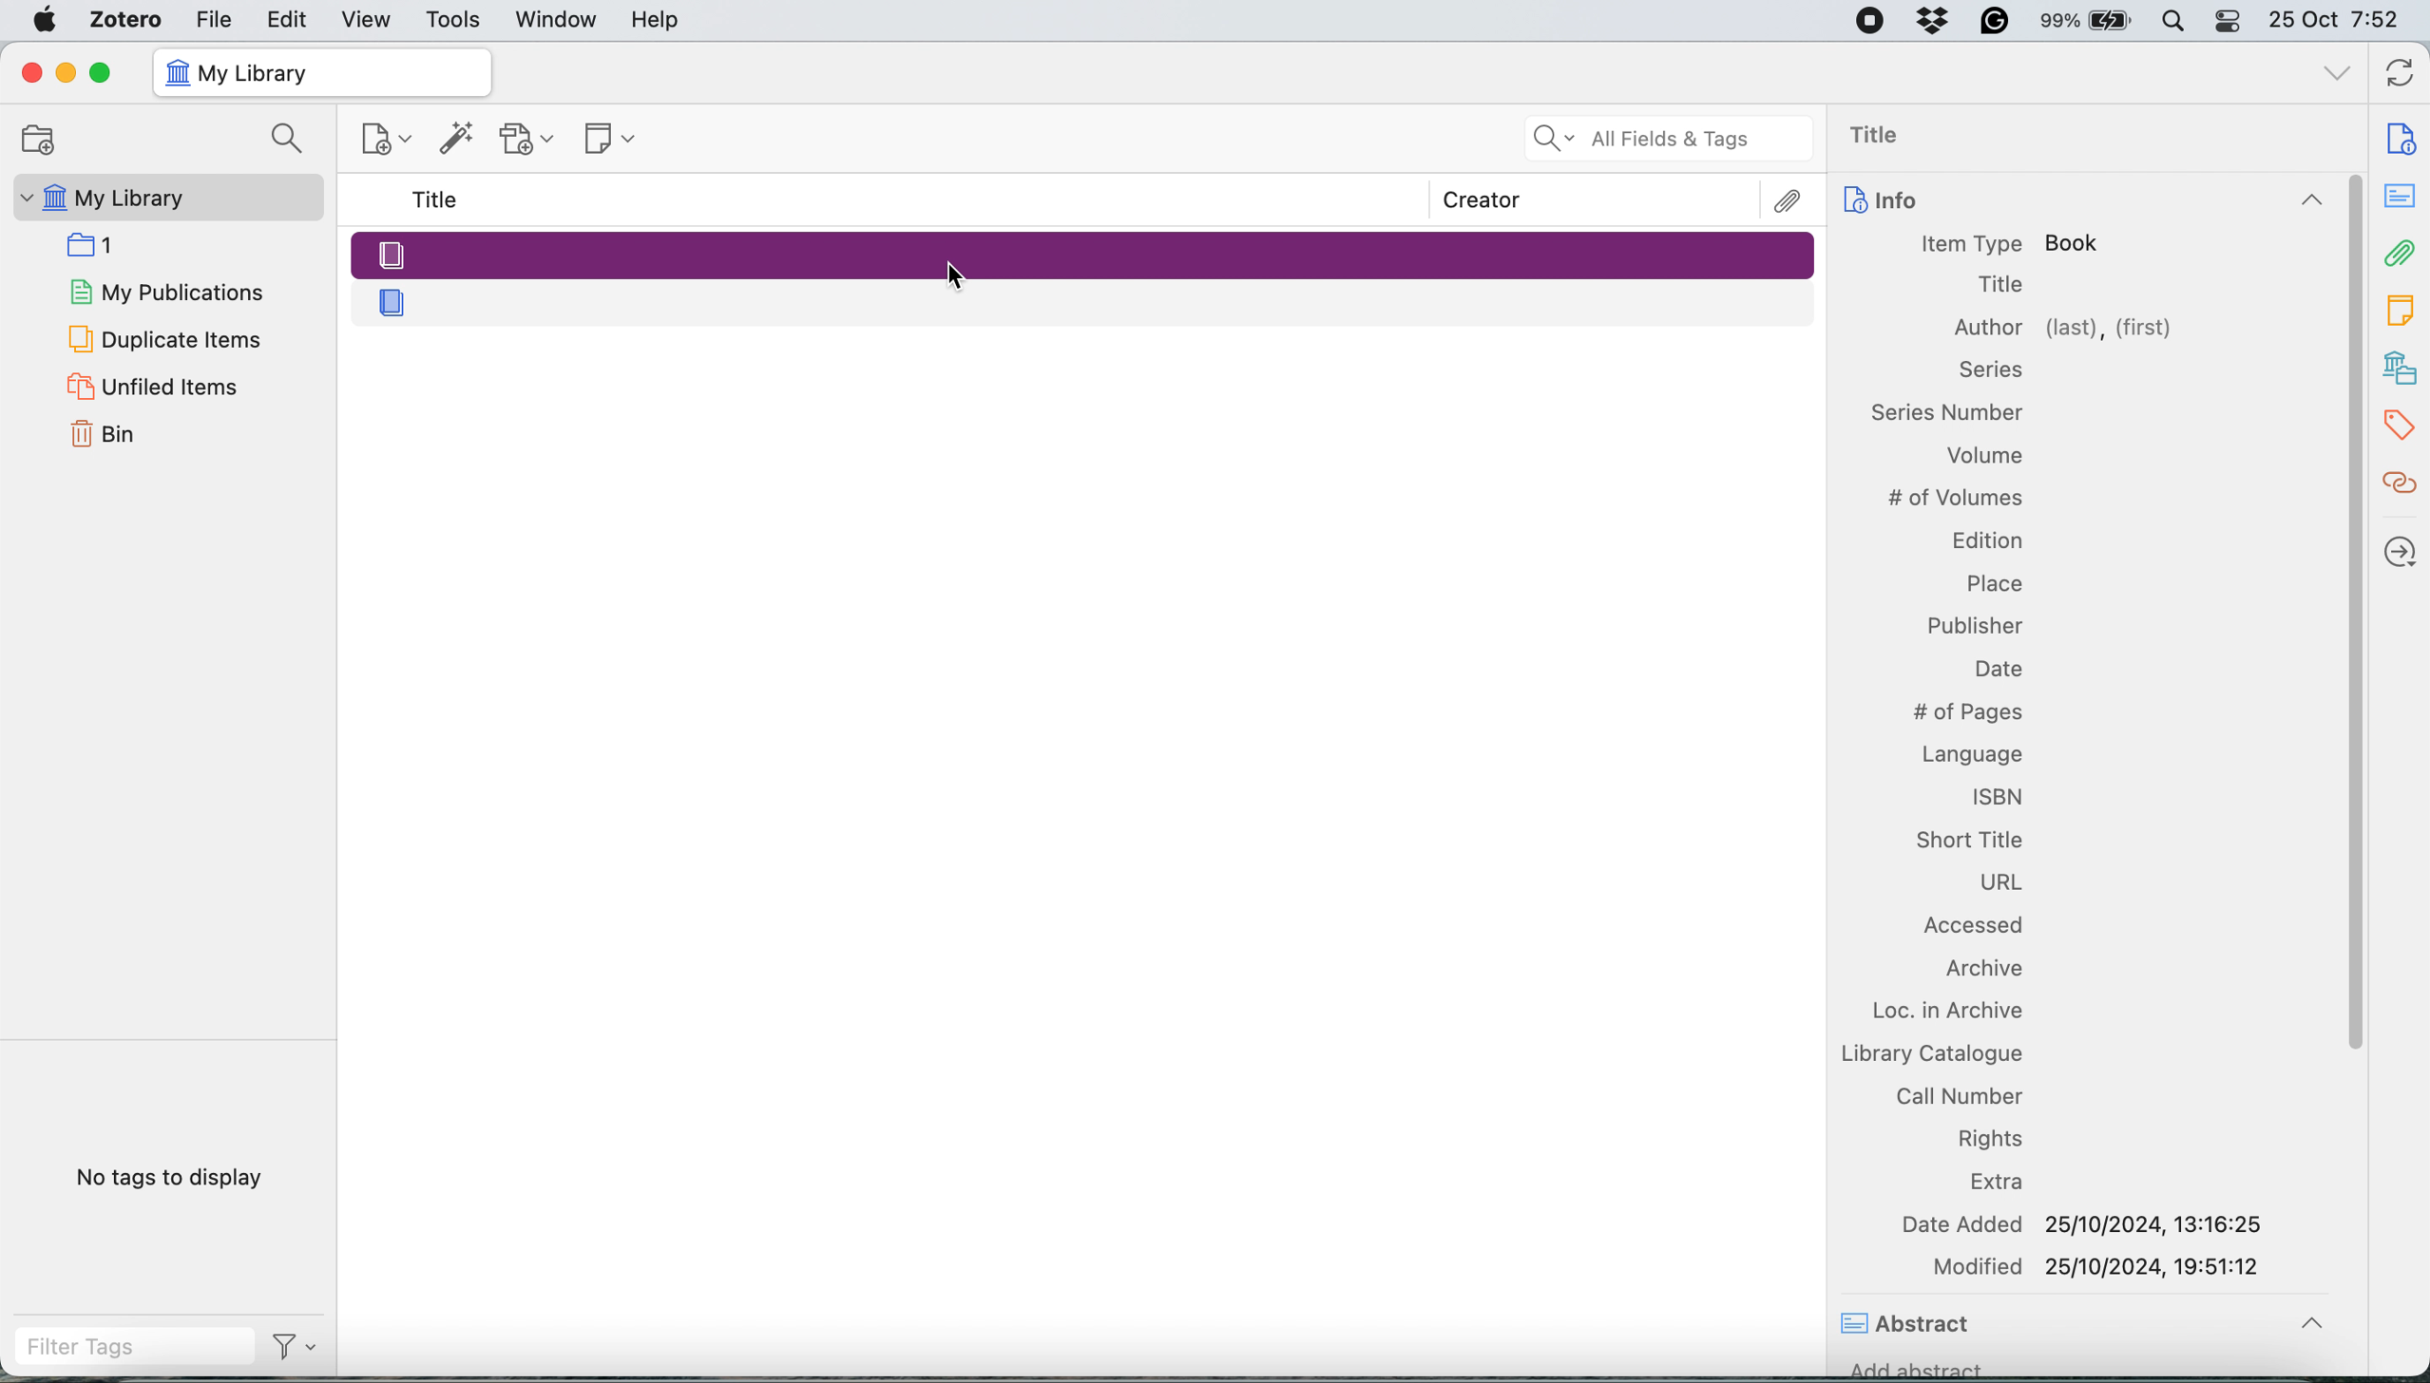 This screenshot has height=1383, width=2430. I want to click on Close, so click(30, 72).